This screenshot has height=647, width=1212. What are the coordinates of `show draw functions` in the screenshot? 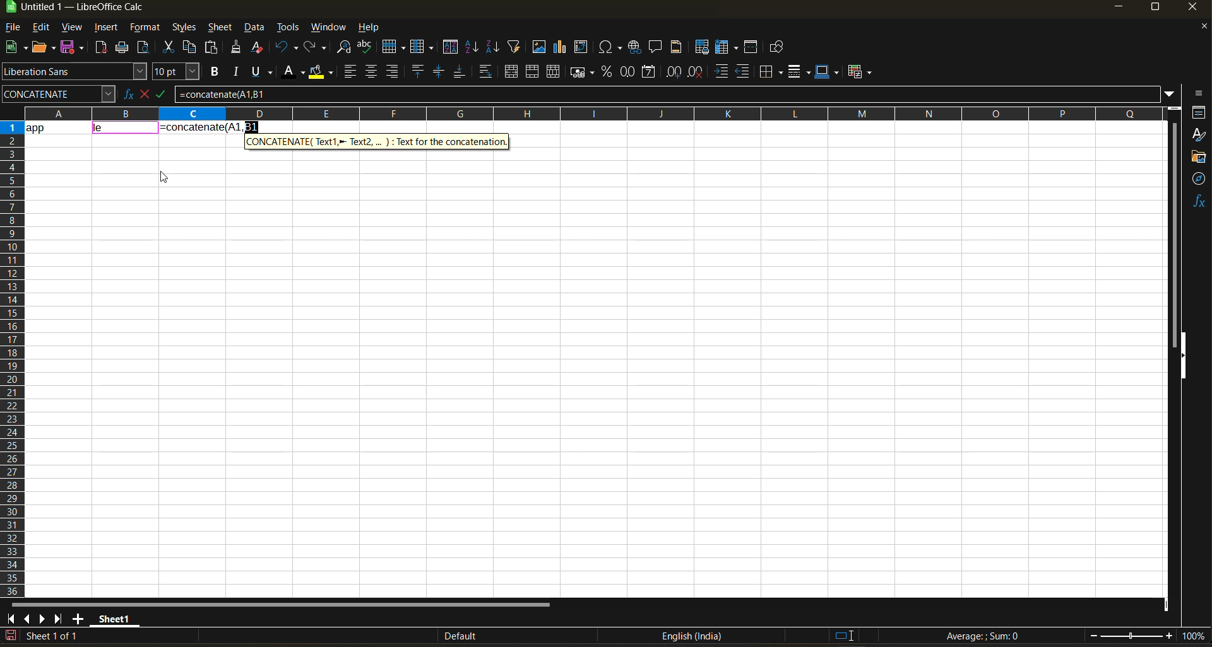 It's located at (775, 49).